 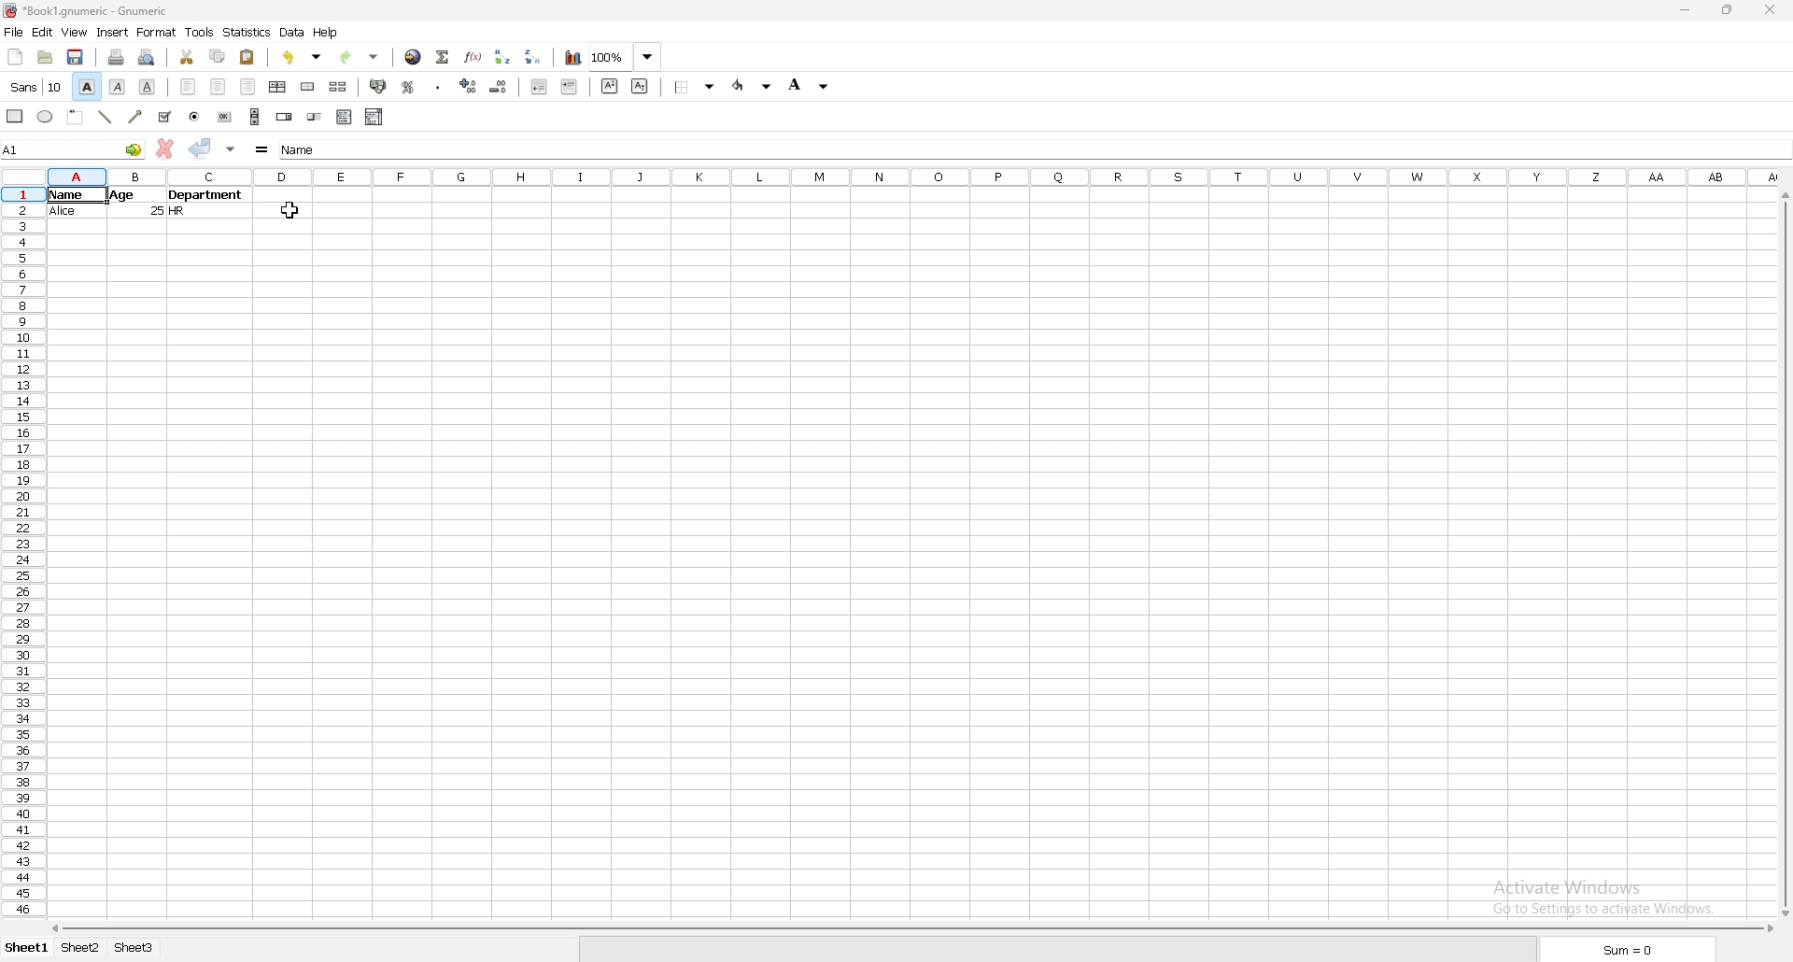 I want to click on subscript, so click(x=641, y=85).